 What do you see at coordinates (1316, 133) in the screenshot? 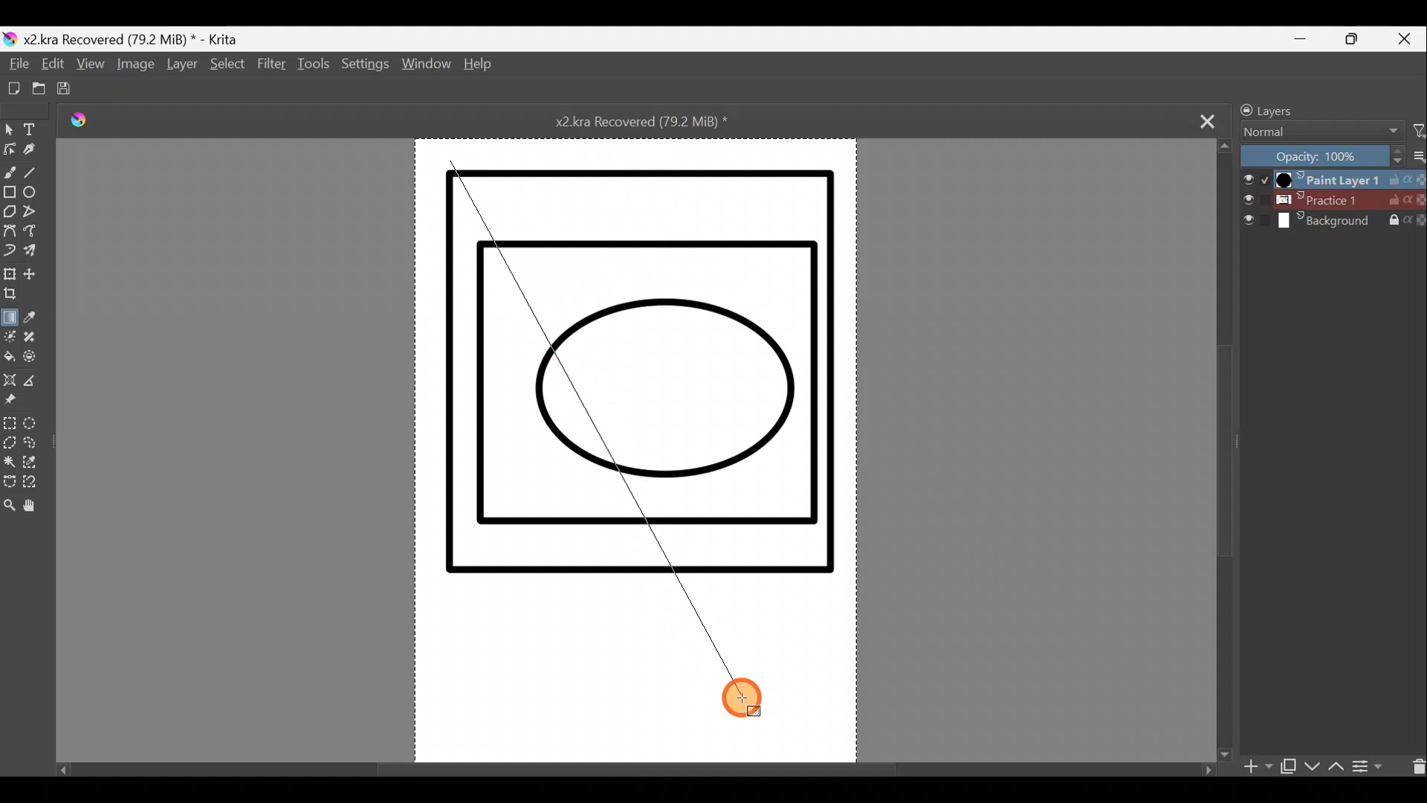
I see `Blending mode` at bounding box center [1316, 133].